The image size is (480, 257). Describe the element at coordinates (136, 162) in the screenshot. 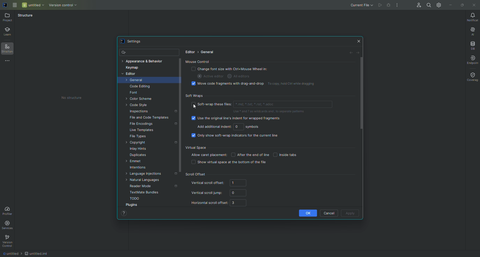

I see `Emmet` at that location.